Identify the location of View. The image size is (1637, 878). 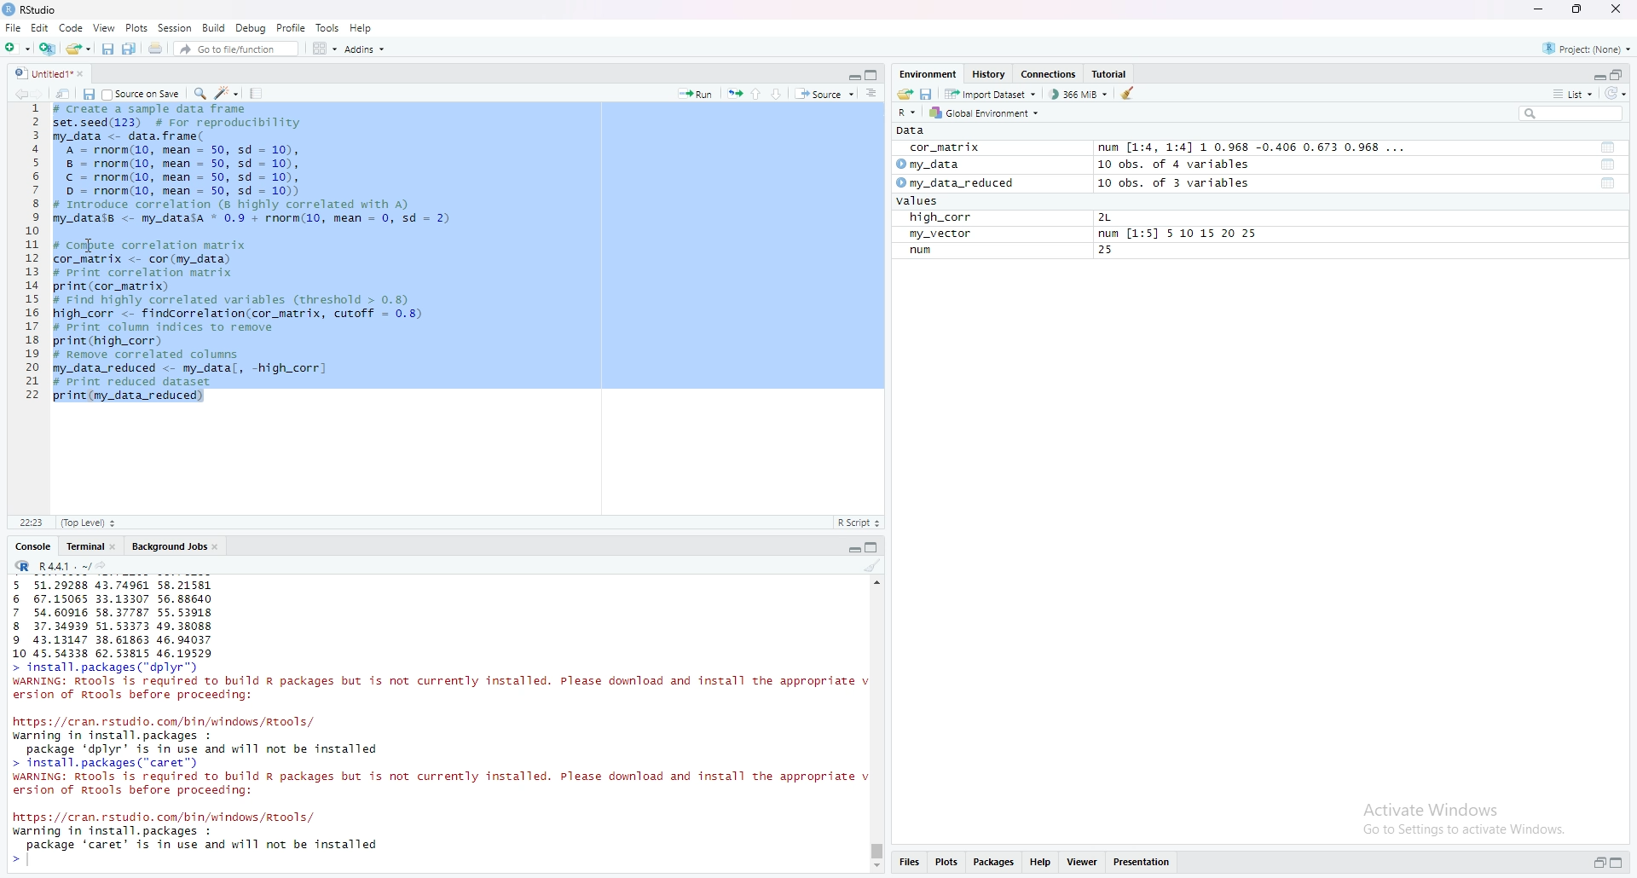
(105, 28).